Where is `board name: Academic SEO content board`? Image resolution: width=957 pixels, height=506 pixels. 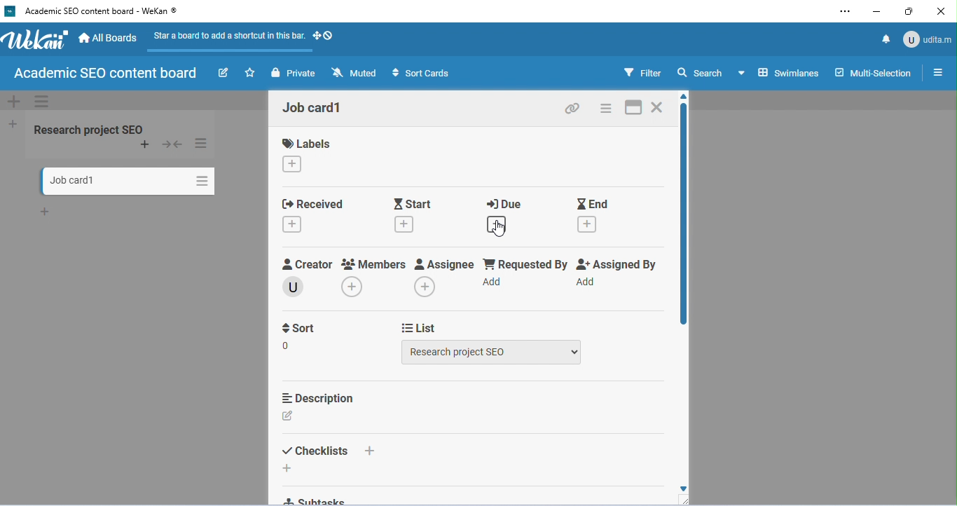 board name: Academic SEO content board is located at coordinates (103, 74).